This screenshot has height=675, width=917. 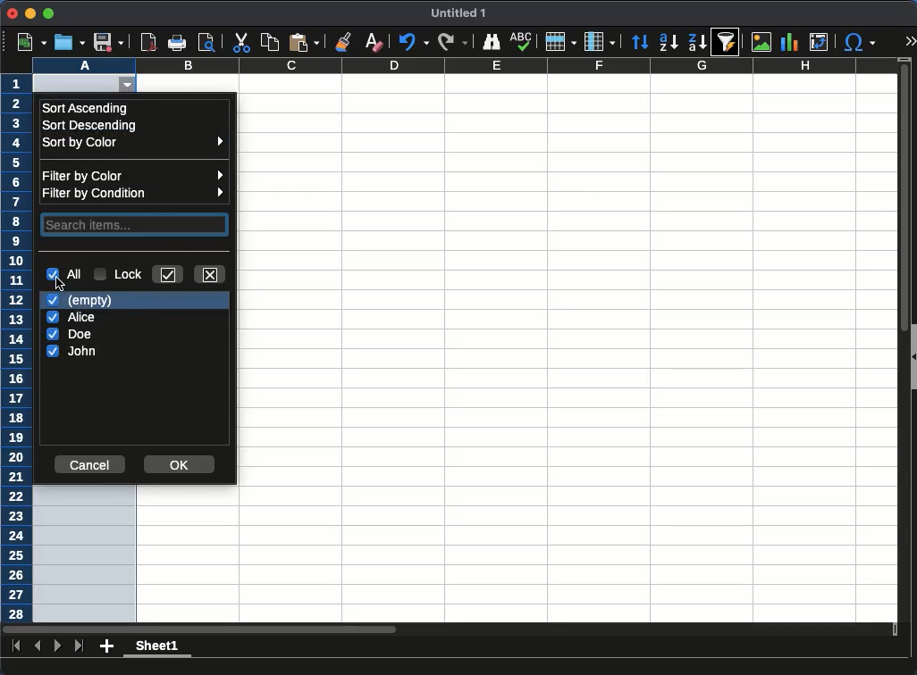 I want to click on chart, so click(x=789, y=42).